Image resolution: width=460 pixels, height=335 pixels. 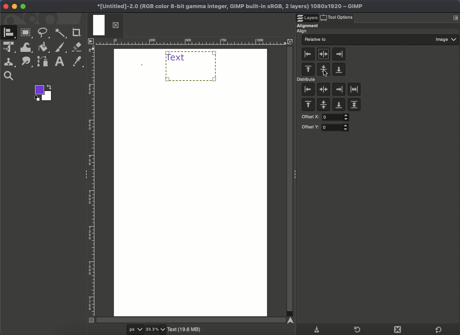 What do you see at coordinates (62, 33) in the screenshot?
I see `Fuzzy select tool` at bounding box center [62, 33].